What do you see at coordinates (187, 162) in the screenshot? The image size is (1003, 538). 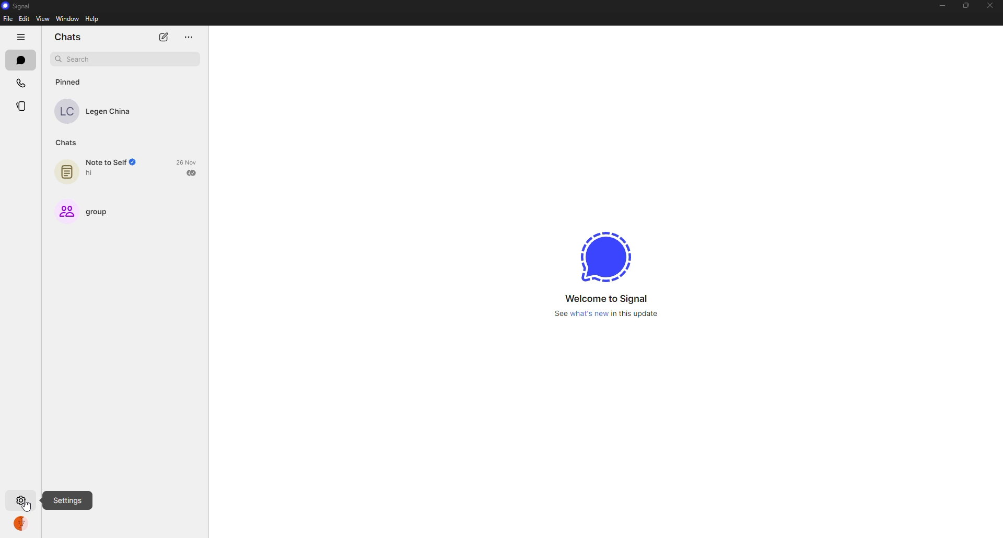 I see `date` at bounding box center [187, 162].